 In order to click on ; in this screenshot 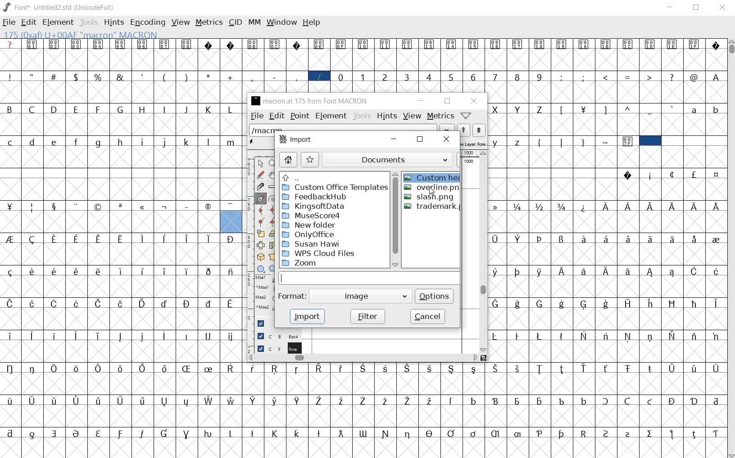, I will do `click(584, 77)`.